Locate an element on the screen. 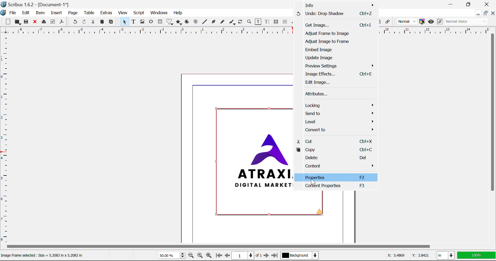 Image resolution: width=496 pixels, height=261 pixels. Close is located at coordinates (493, 13).